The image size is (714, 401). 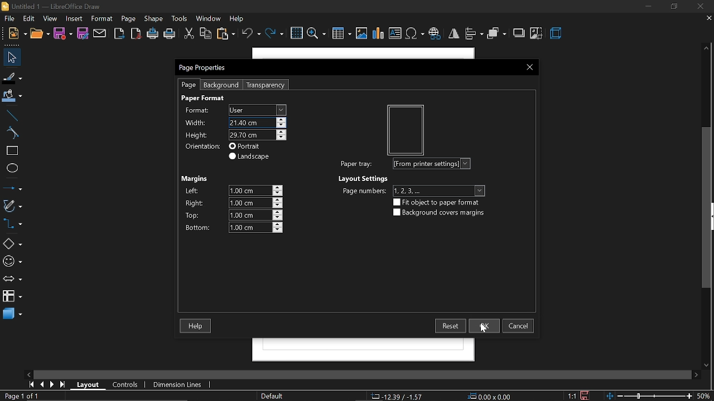 What do you see at coordinates (196, 202) in the screenshot?
I see `right margins` at bounding box center [196, 202].